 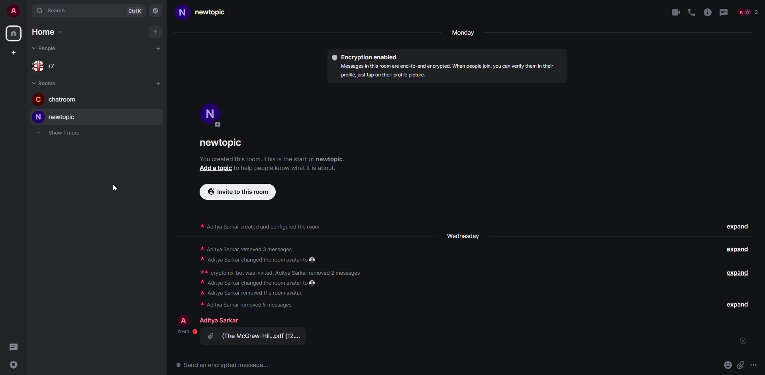 I want to click on add, so click(x=159, y=83).